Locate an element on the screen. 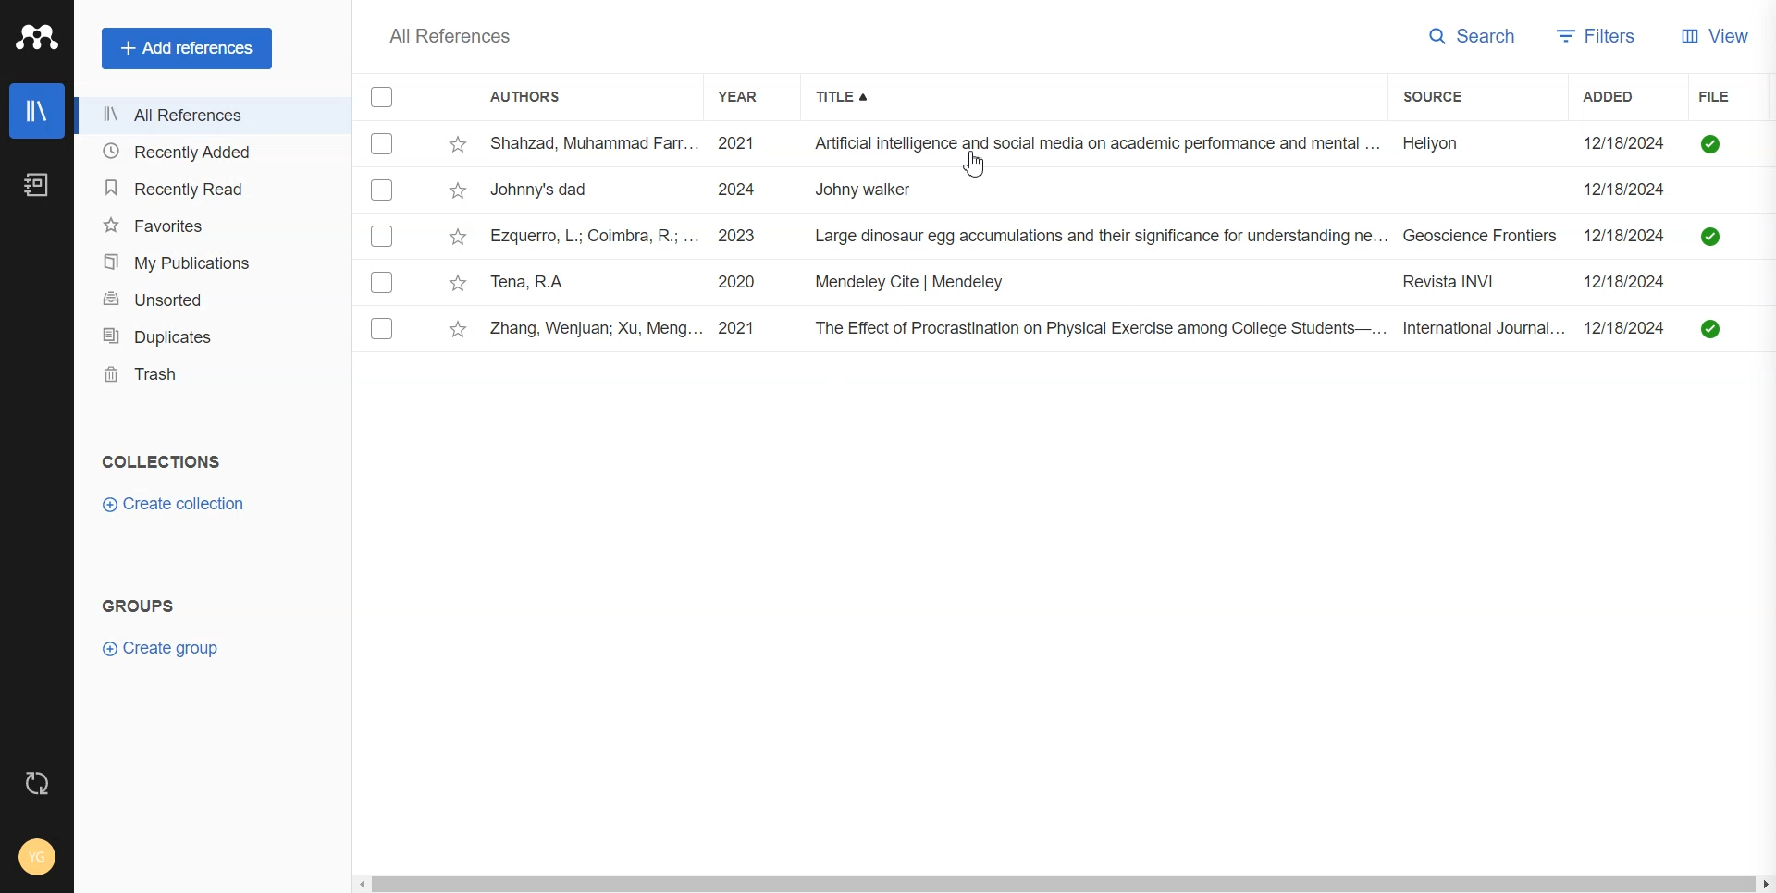 Image resolution: width=1776 pixels, height=893 pixels. Authors is located at coordinates (536, 98).